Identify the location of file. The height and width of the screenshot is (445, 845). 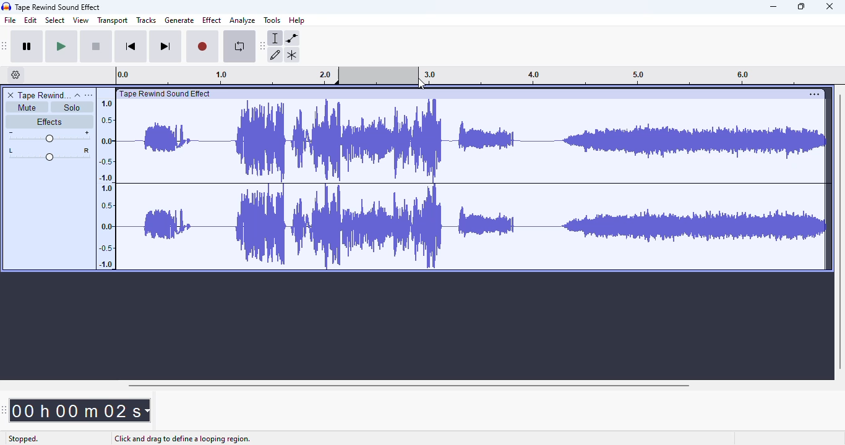
(10, 20).